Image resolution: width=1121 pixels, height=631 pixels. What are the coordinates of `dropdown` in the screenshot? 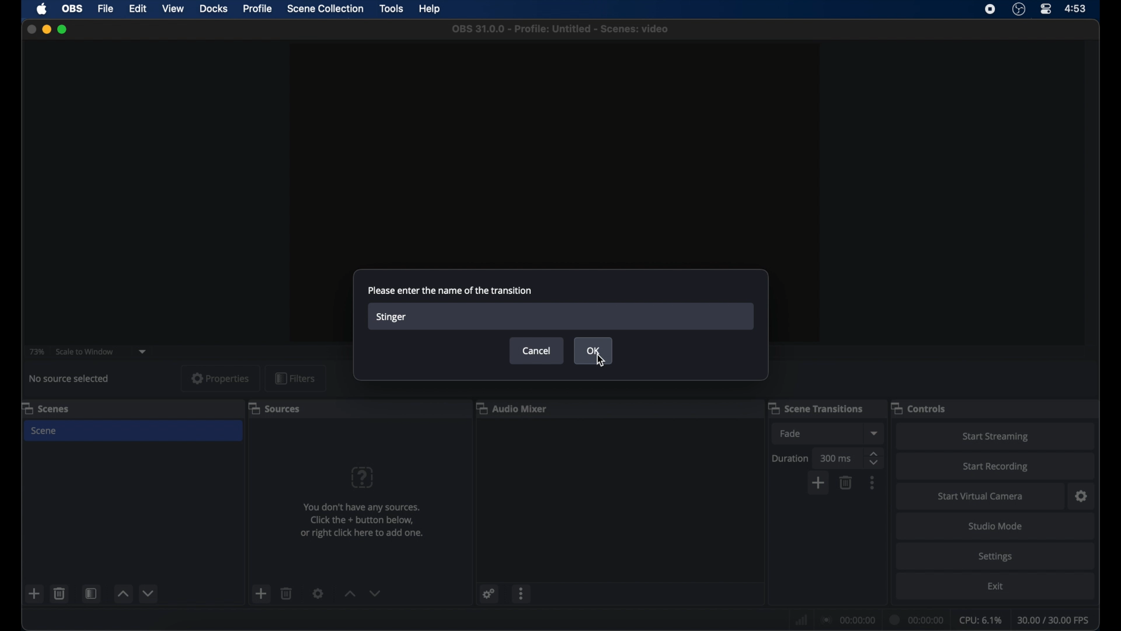 It's located at (875, 433).